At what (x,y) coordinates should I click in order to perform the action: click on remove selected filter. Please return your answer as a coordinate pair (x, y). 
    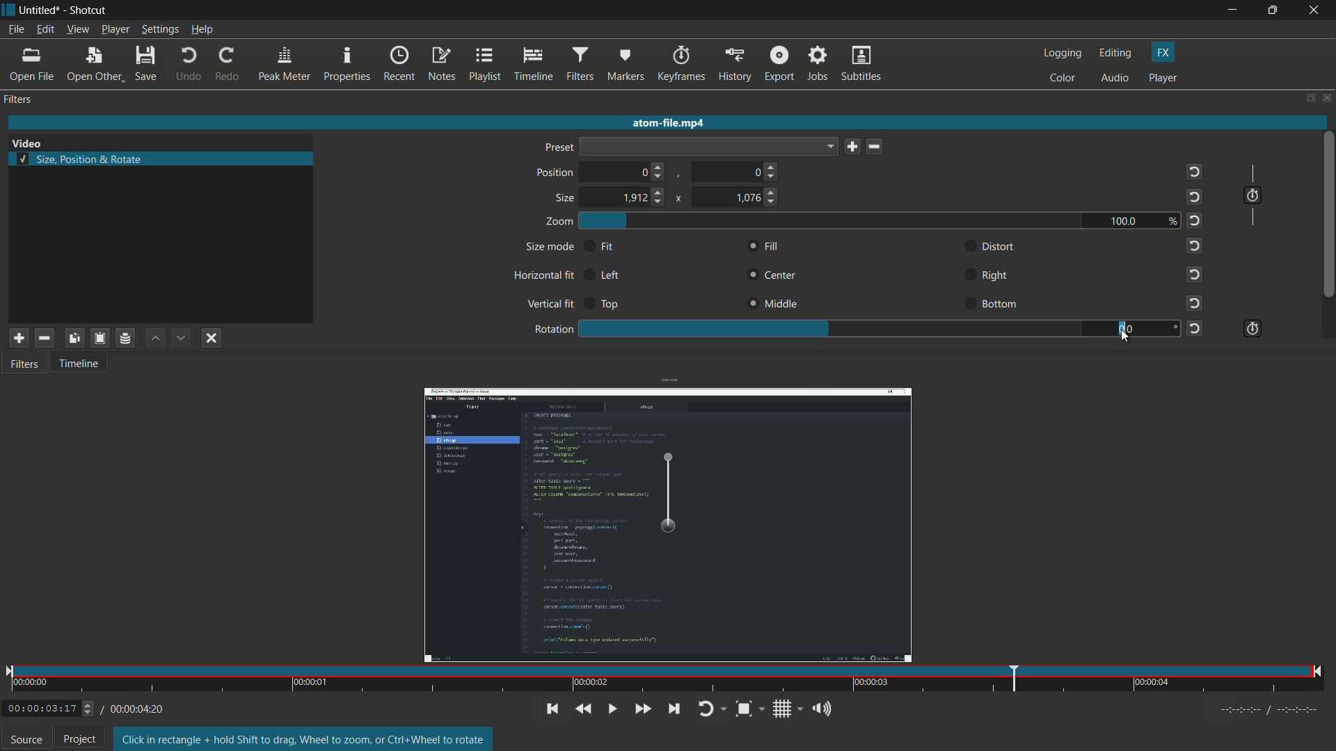
    Looking at the image, I should click on (45, 337).